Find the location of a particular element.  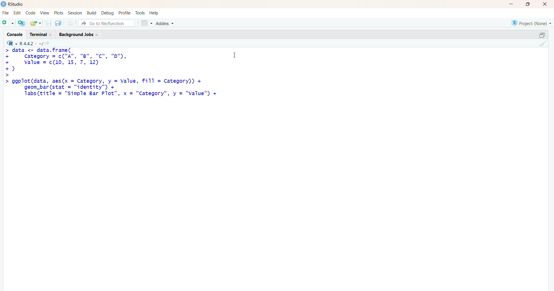

save current document is located at coordinates (48, 23).